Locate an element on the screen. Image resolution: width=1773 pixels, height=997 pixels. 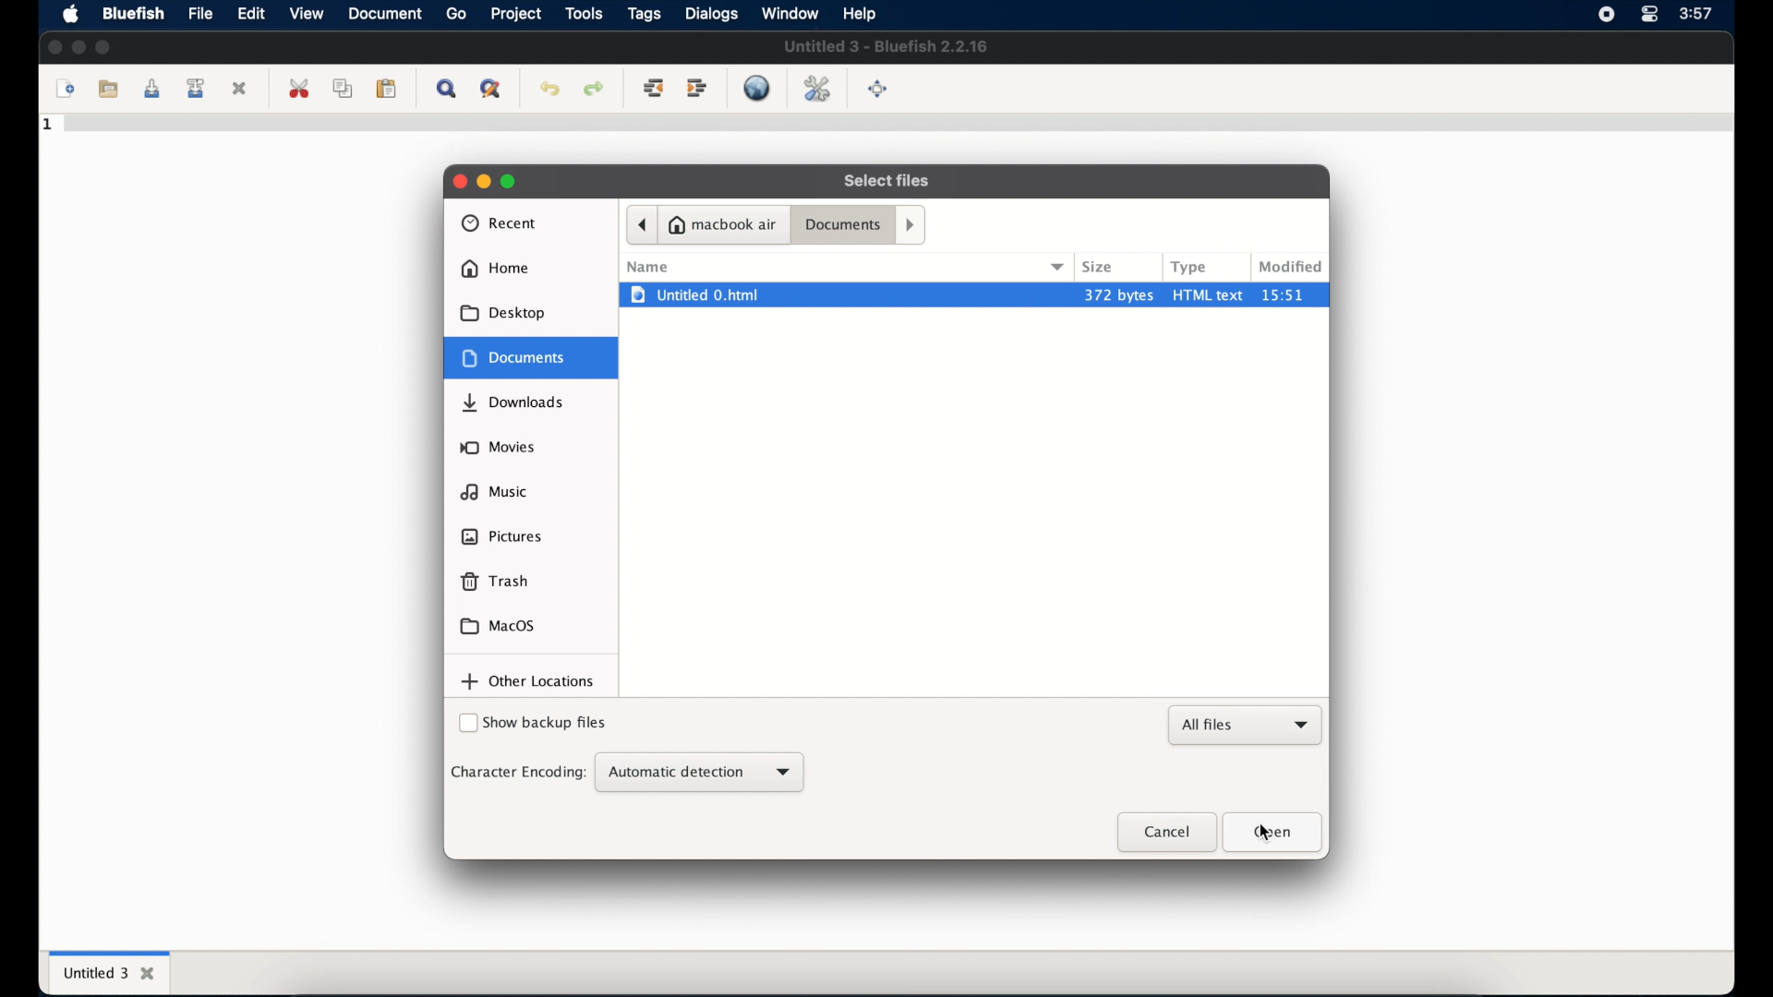
screen recorder icon is located at coordinates (1606, 15).